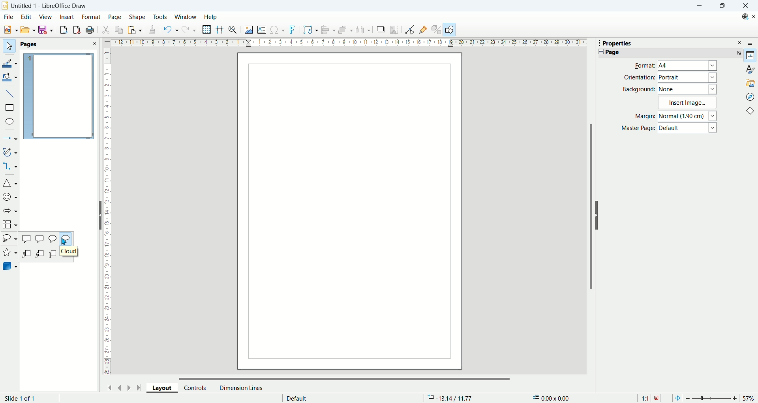 The image size is (758, 403). Describe the element at coordinates (437, 30) in the screenshot. I see `toggle extrusion` at that location.